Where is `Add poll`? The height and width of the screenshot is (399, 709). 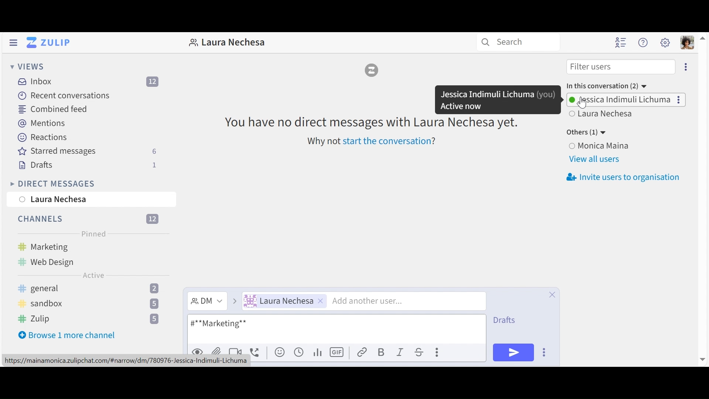
Add poll is located at coordinates (318, 353).